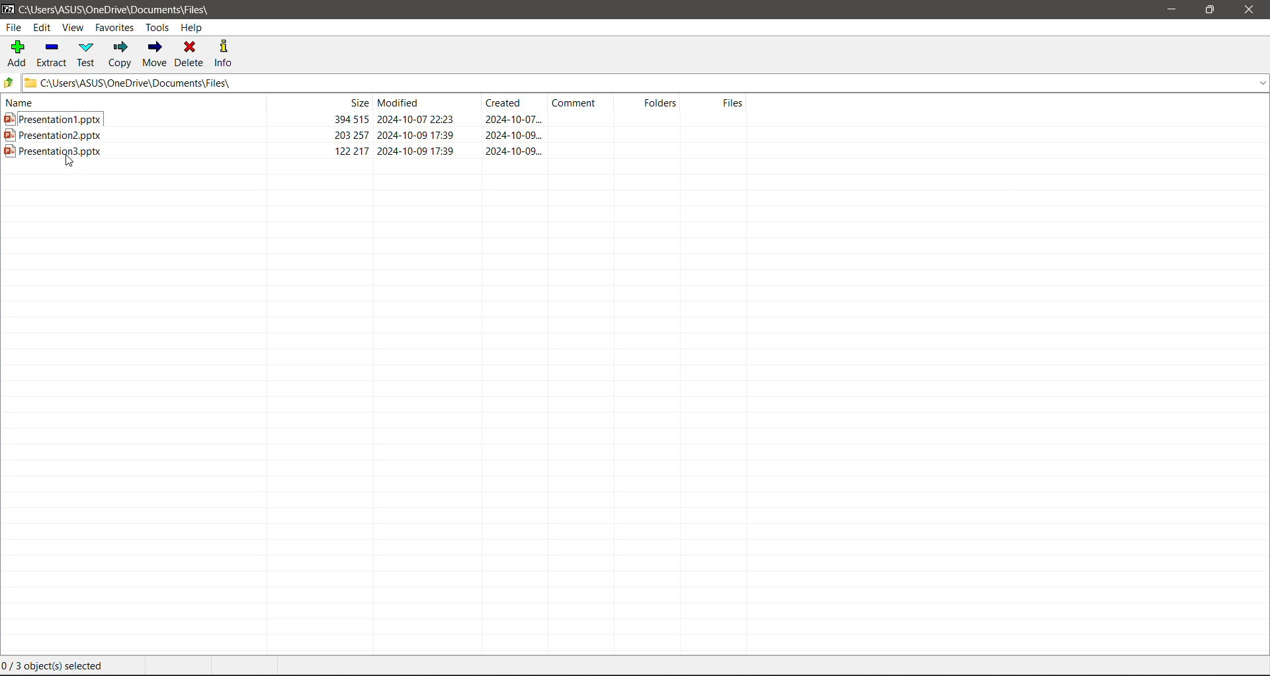 The image size is (1270, 676). What do you see at coordinates (87, 54) in the screenshot?
I see `Test` at bounding box center [87, 54].